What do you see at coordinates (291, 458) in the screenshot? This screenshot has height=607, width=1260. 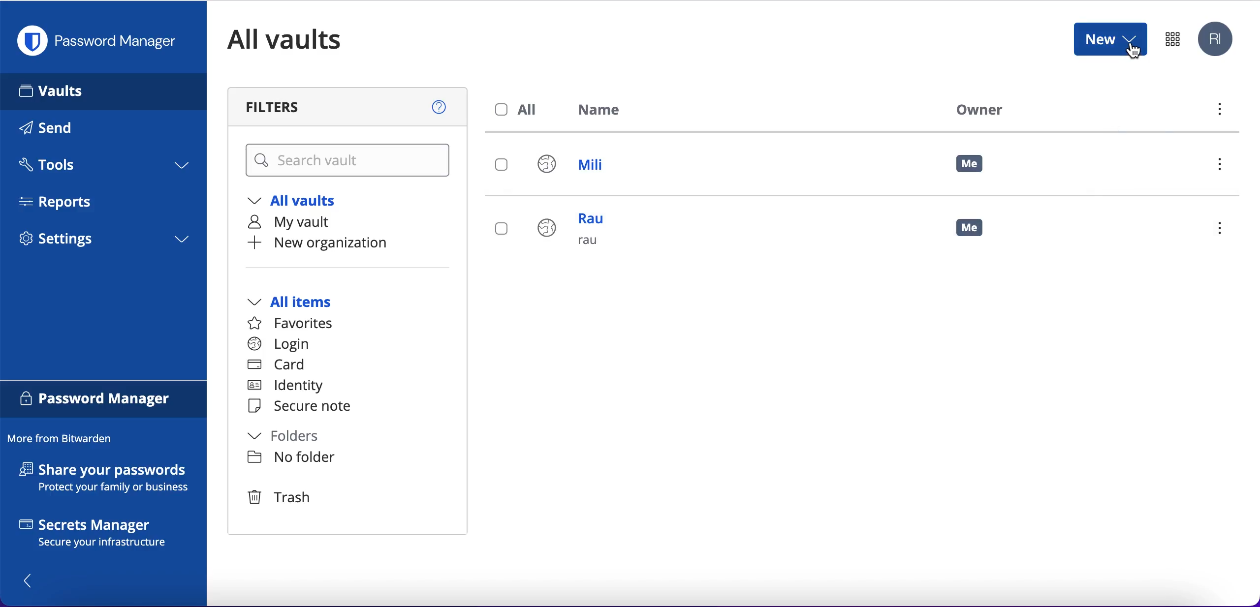 I see `no folder` at bounding box center [291, 458].